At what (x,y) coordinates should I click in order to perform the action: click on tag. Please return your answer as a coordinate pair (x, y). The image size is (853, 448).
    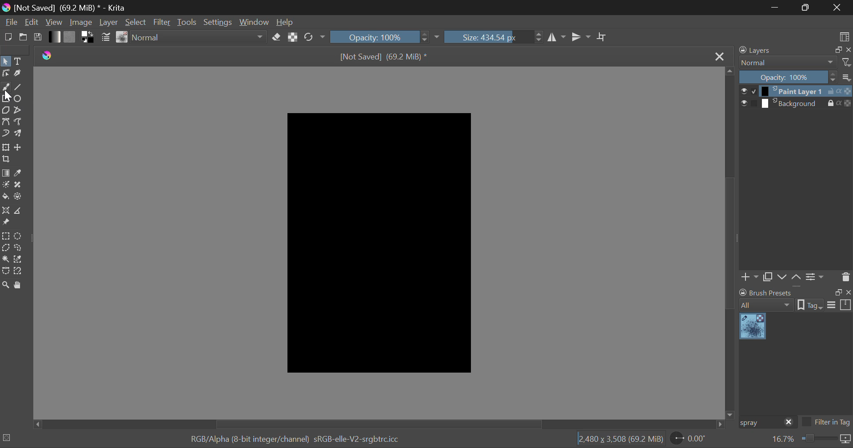
    Looking at the image, I should click on (810, 306).